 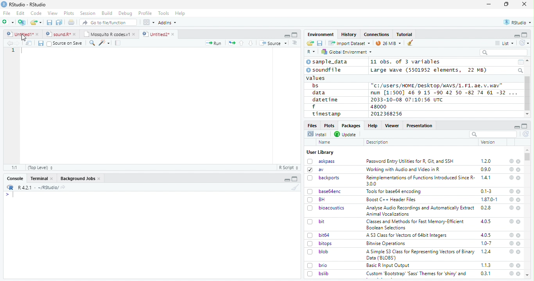 I want to click on Tutorial, so click(x=405, y=34).